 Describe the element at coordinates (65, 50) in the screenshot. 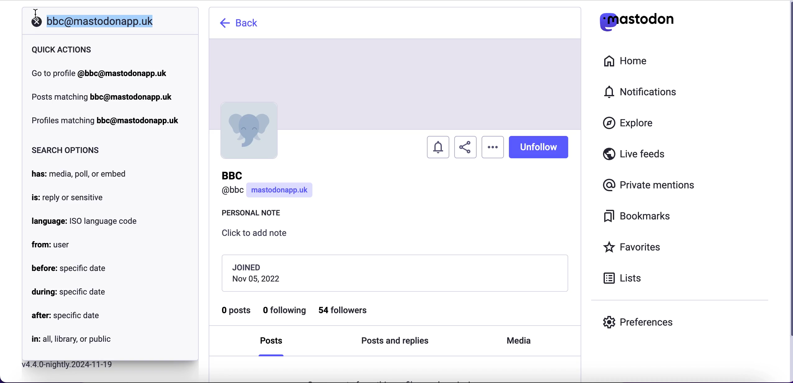

I see `quick actions` at that location.